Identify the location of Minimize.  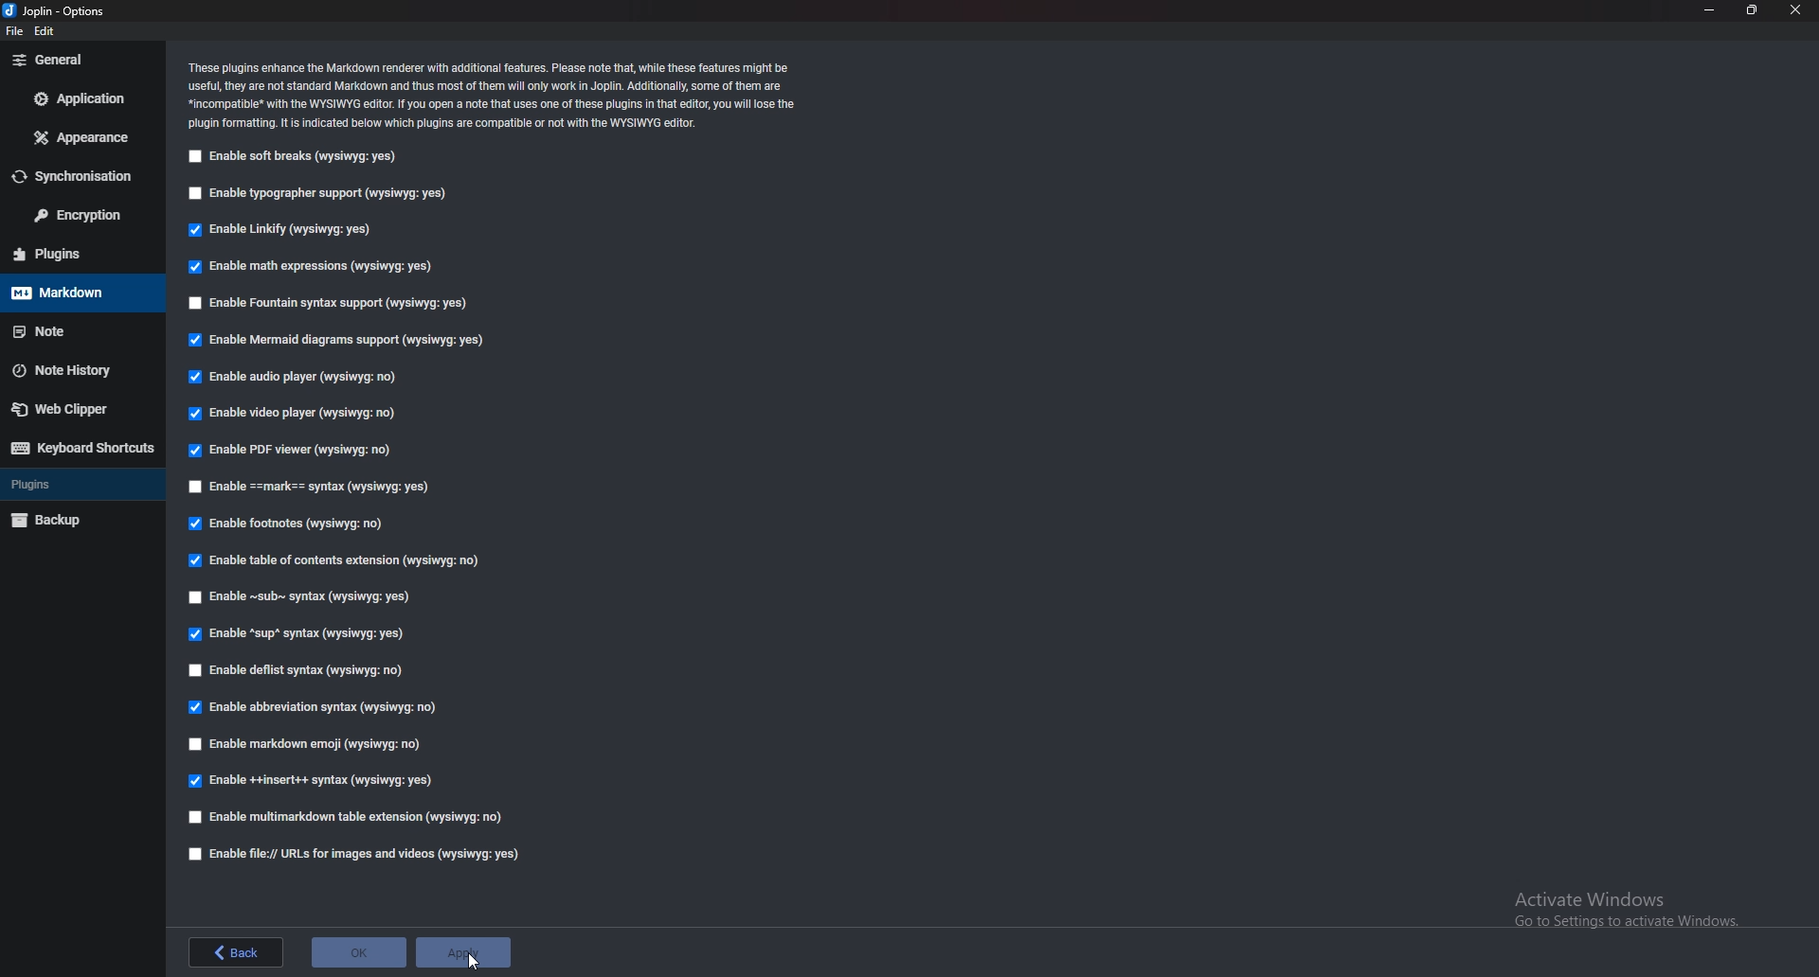
(1708, 9).